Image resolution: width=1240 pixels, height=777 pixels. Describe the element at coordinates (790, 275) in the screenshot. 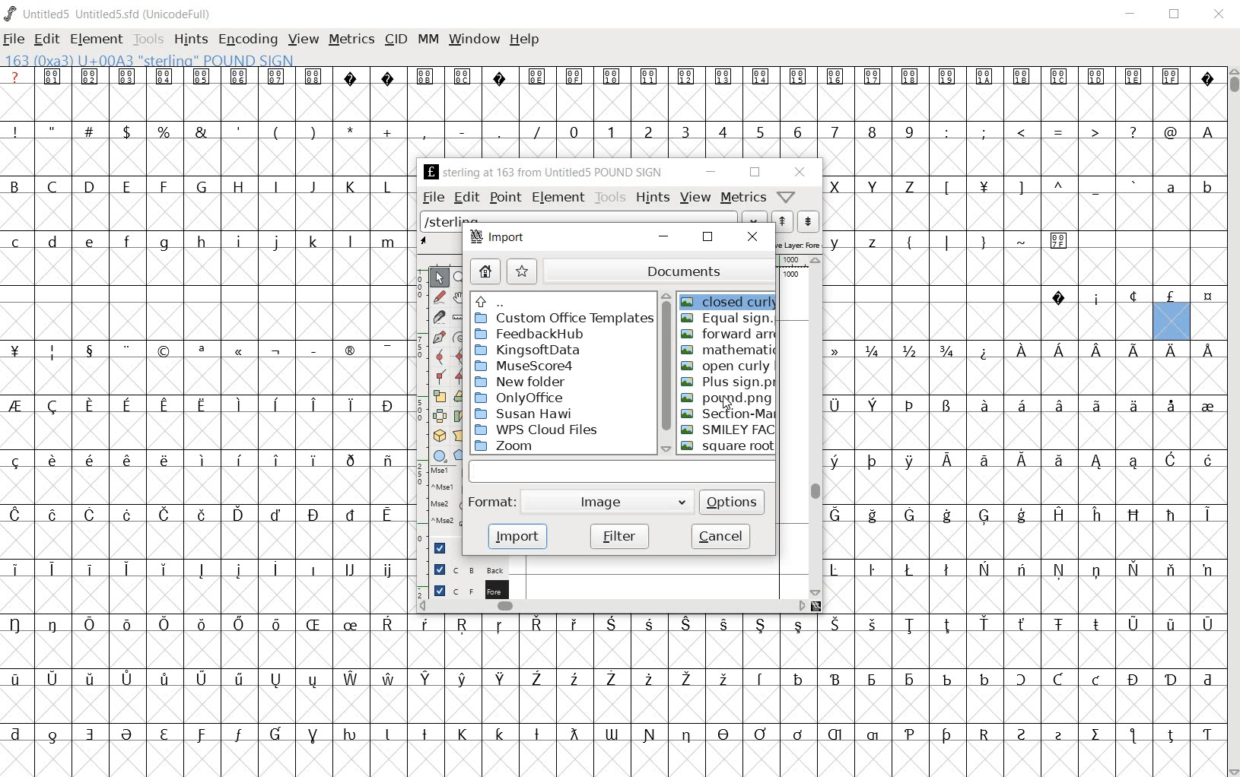

I see `1000` at that location.